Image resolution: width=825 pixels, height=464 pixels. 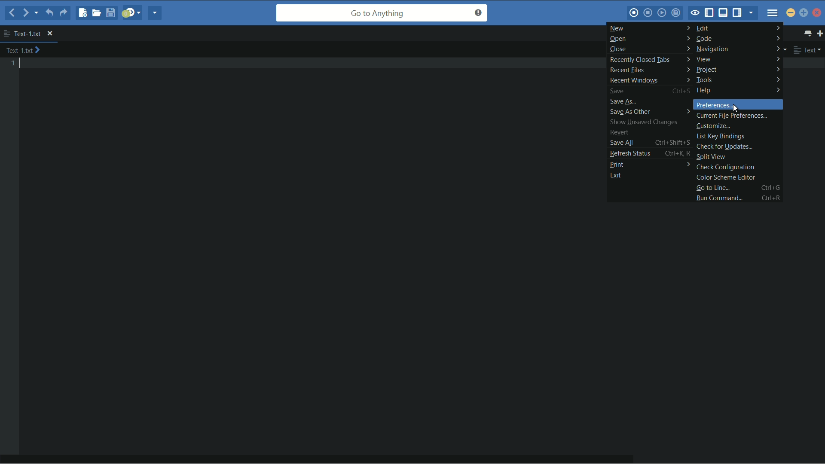 I want to click on recent files, so click(x=648, y=71).